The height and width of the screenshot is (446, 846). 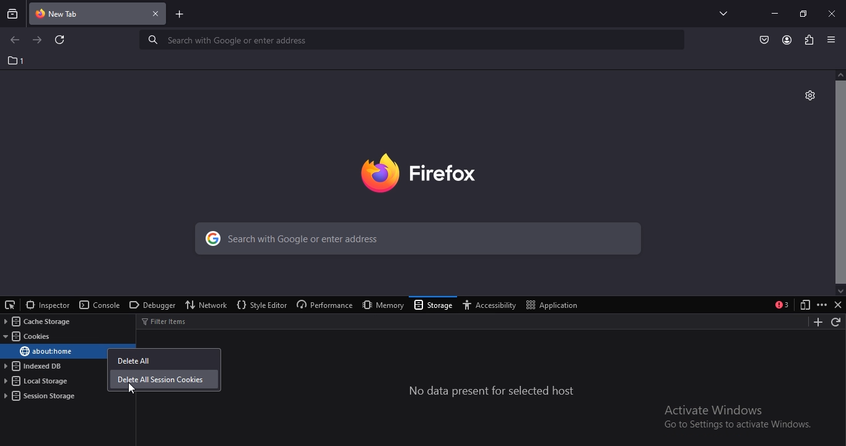 I want to click on accessibilty, so click(x=492, y=305).